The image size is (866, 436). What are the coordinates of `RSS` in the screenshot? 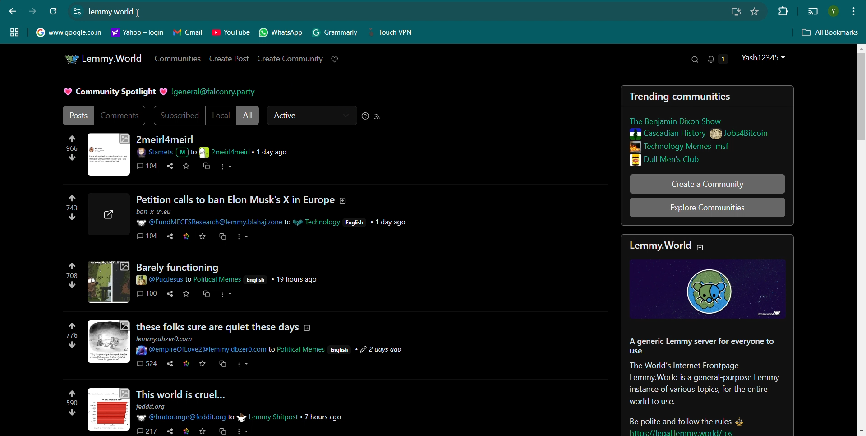 It's located at (378, 116).